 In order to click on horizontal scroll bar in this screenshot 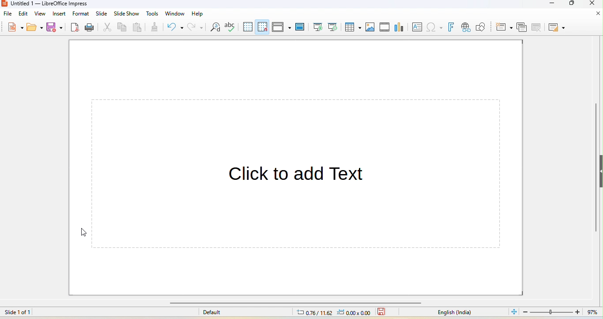, I will do `click(294, 303)`.